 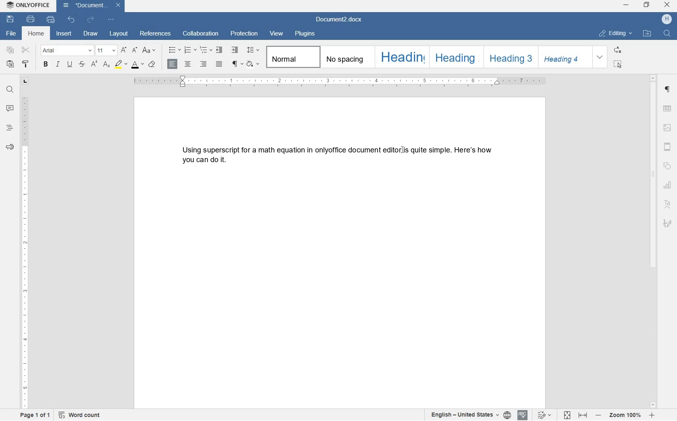 What do you see at coordinates (668, 185) in the screenshot?
I see `chart` at bounding box center [668, 185].